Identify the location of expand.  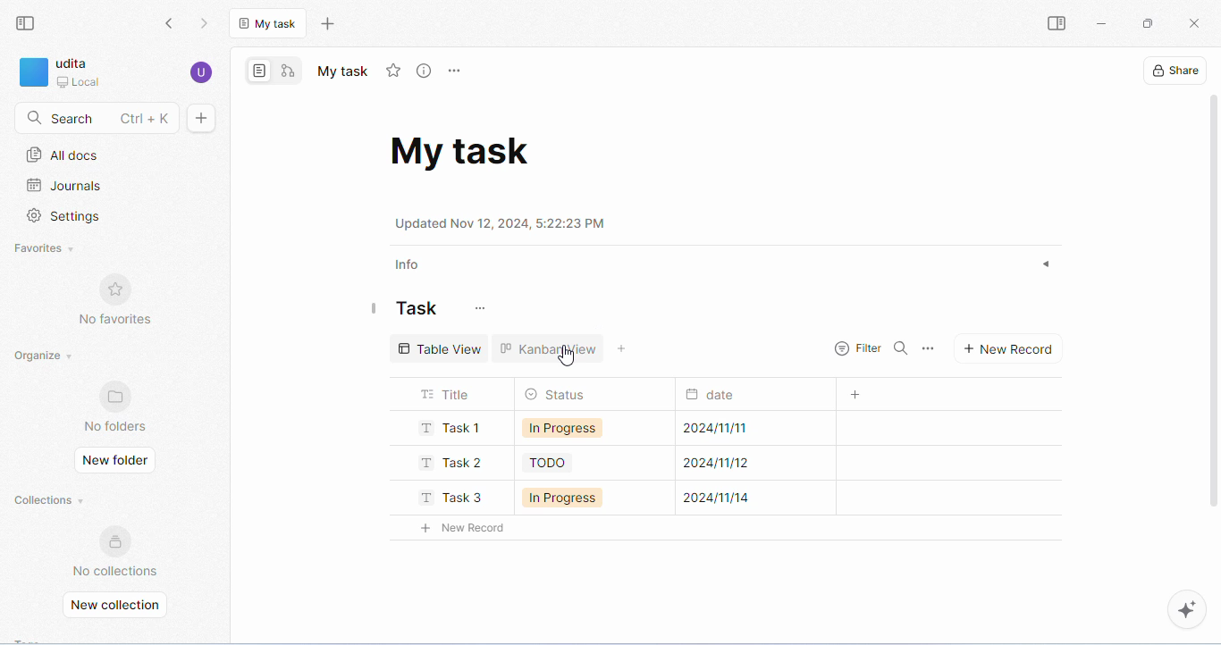
(1046, 265).